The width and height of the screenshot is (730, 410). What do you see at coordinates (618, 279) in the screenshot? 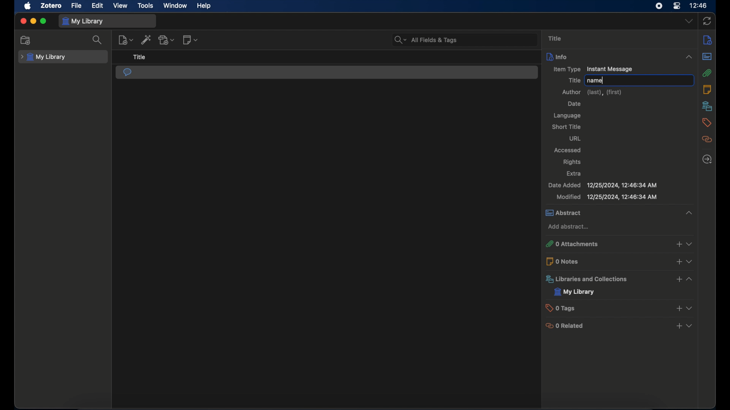
I see `libraries and collections` at bounding box center [618, 279].